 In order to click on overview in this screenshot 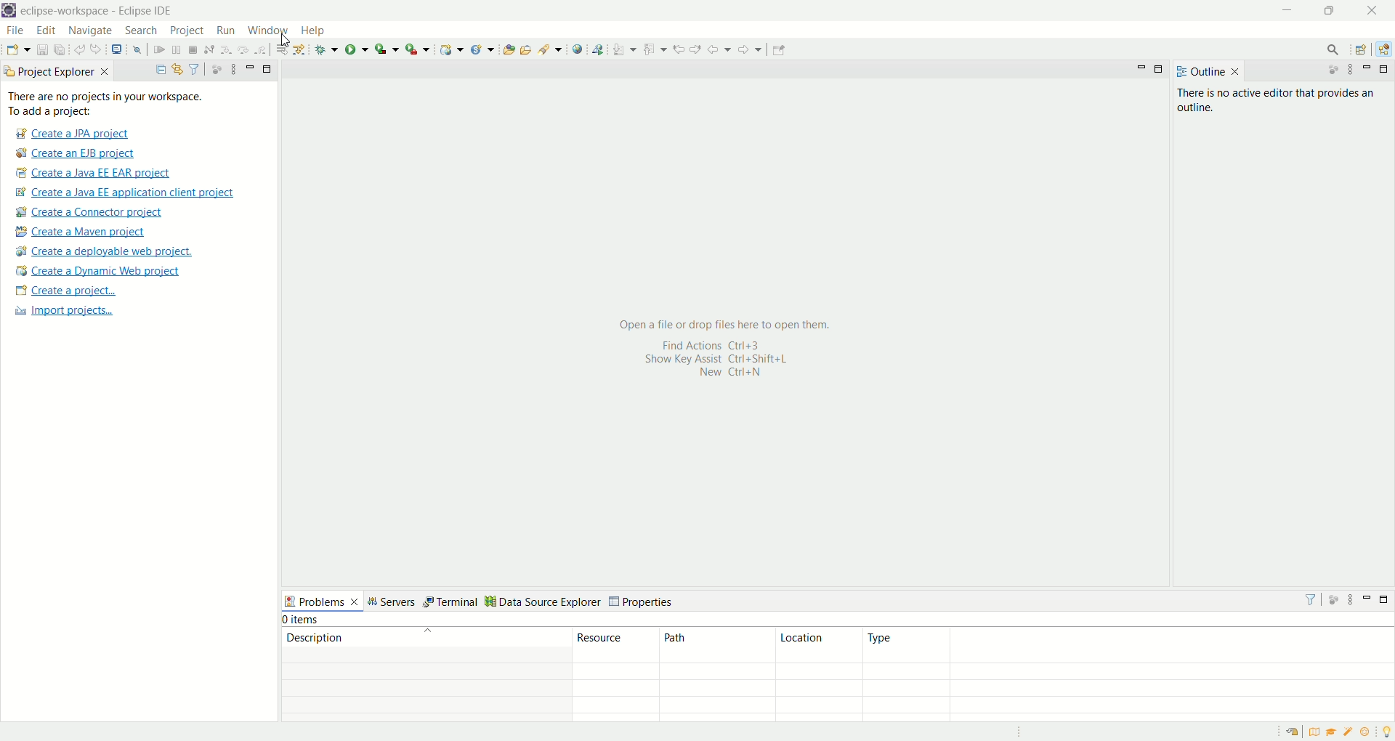, I will do `click(1312, 733)`.